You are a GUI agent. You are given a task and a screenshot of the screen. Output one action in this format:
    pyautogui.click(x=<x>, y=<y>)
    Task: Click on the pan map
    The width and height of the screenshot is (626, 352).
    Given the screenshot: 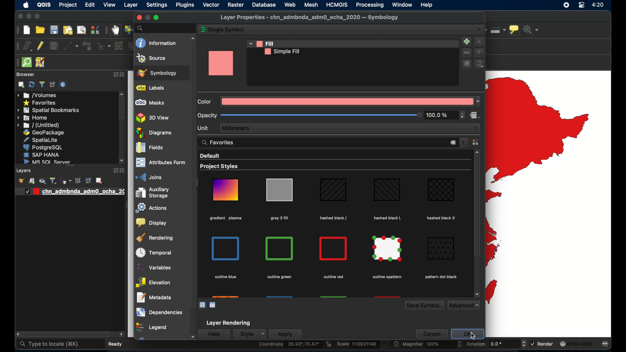 What is the action you would take?
    pyautogui.click(x=115, y=31)
    